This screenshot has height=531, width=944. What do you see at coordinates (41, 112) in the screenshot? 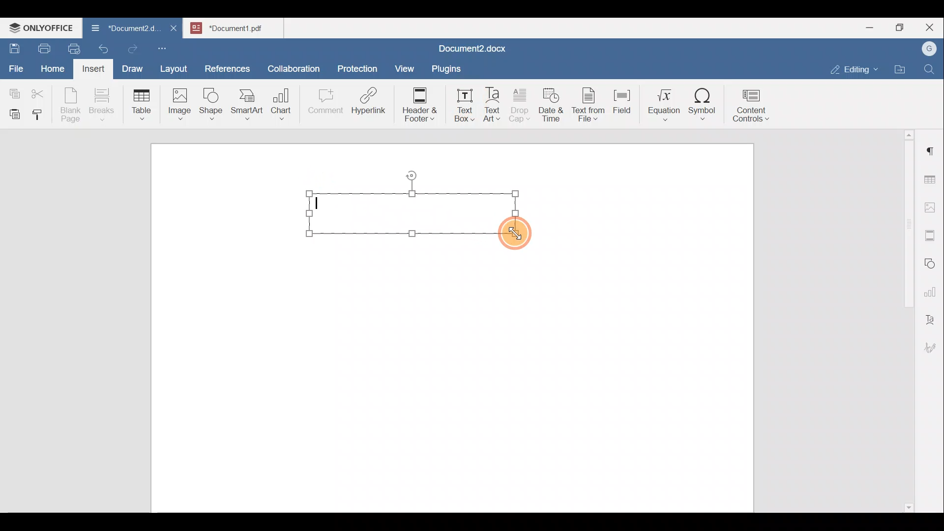
I see `Copy style` at bounding box center [41, 112].